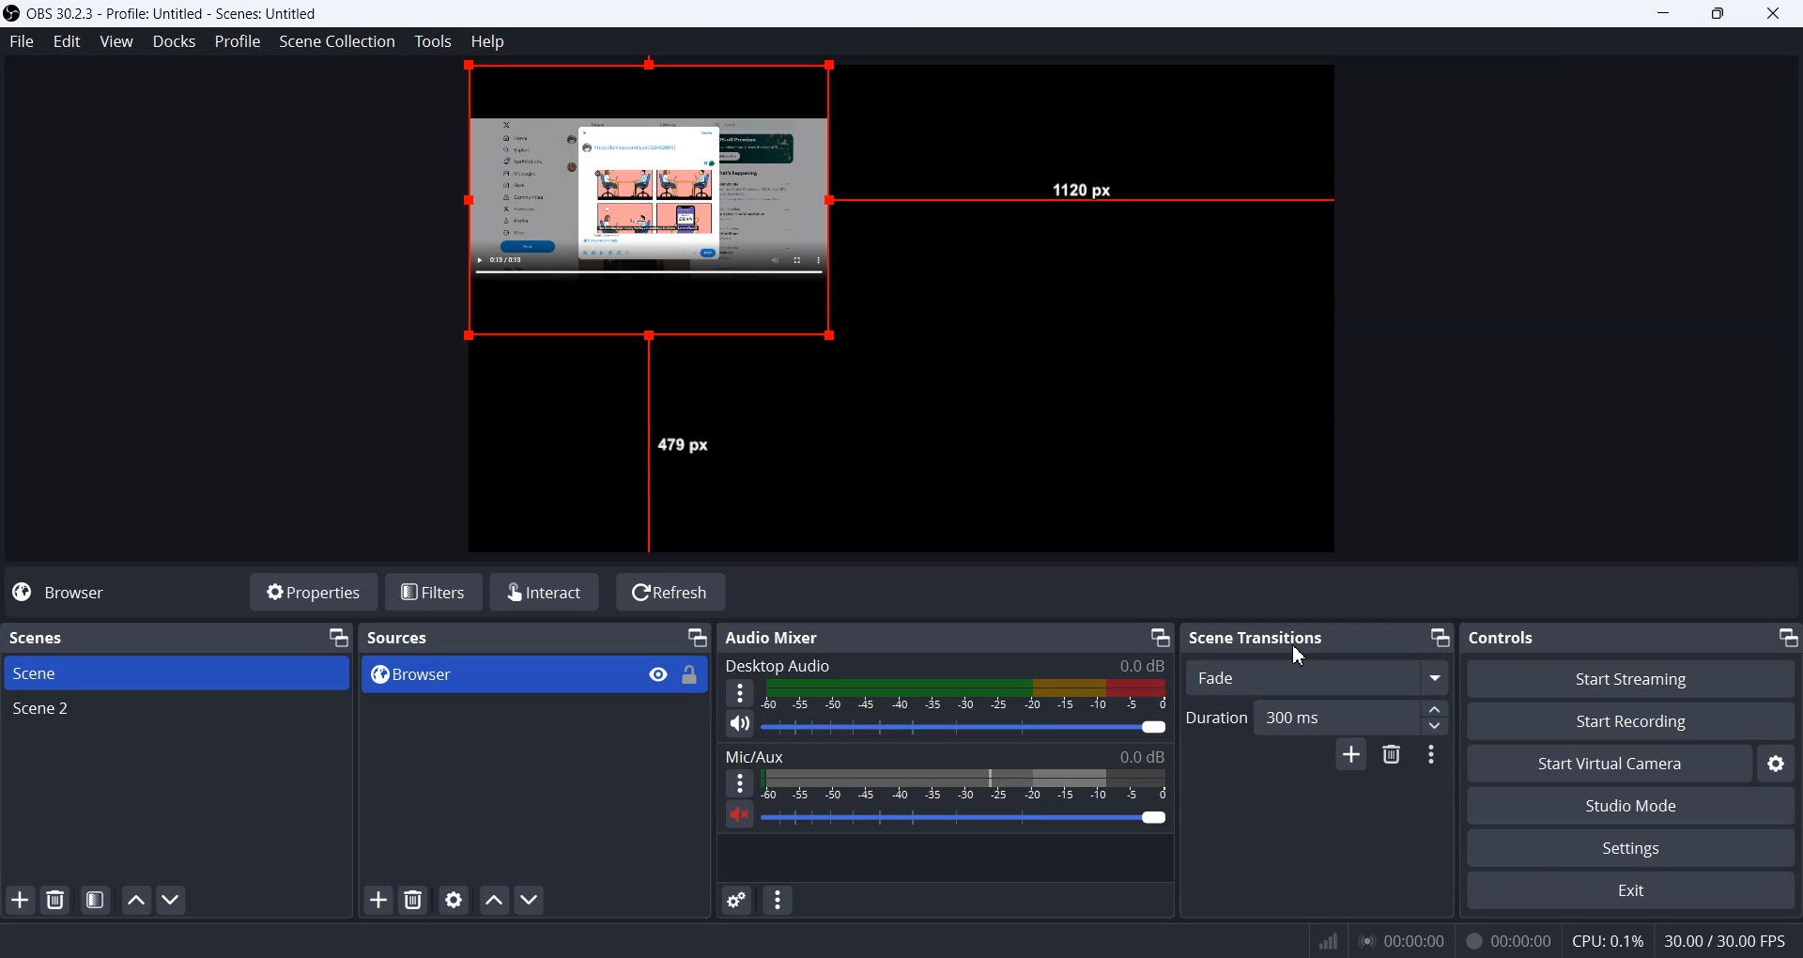  I want to click on Add Scene, so click(20, 900).